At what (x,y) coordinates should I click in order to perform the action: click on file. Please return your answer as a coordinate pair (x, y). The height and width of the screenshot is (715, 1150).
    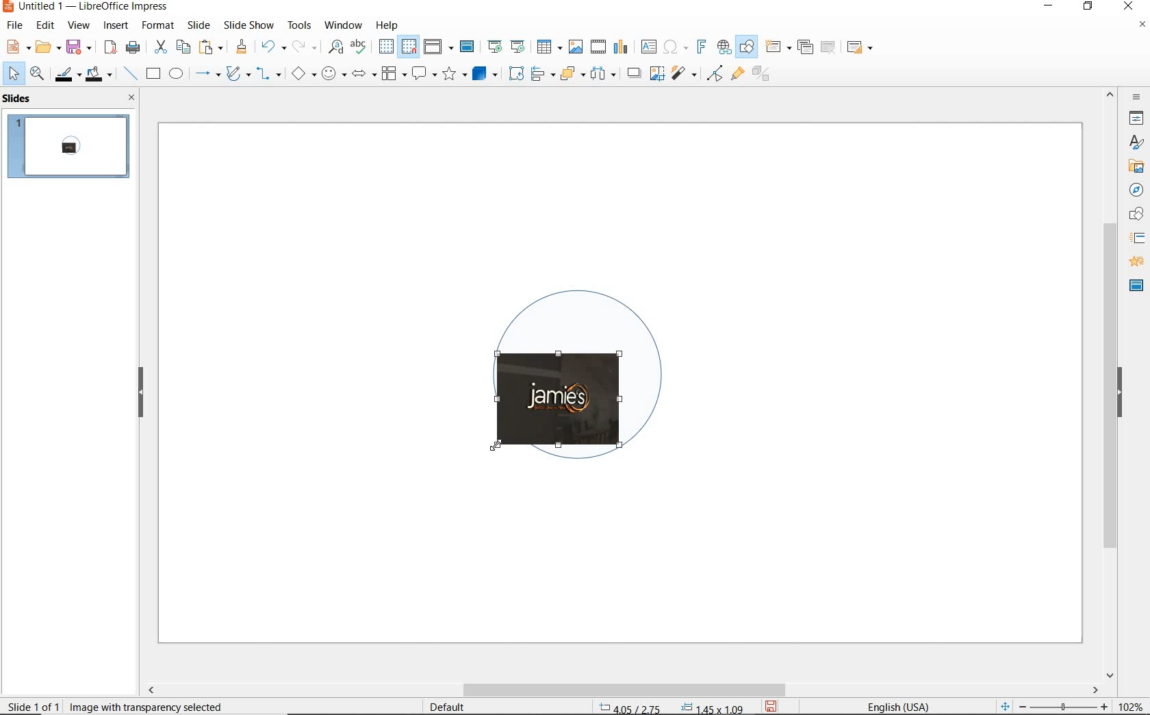
    Looking at the image, I should click on (16, 25).